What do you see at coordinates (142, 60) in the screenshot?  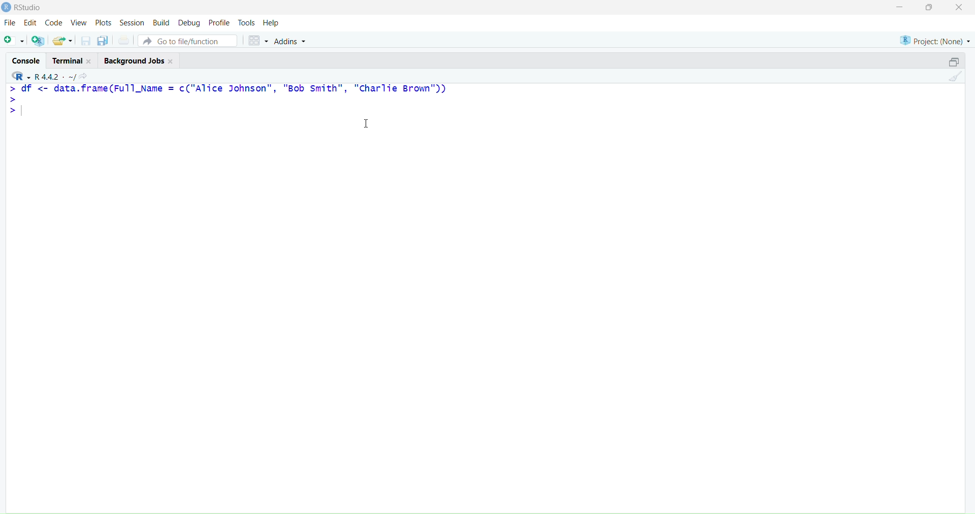 I see `Background Jobs` at bounding box center [142, 60].